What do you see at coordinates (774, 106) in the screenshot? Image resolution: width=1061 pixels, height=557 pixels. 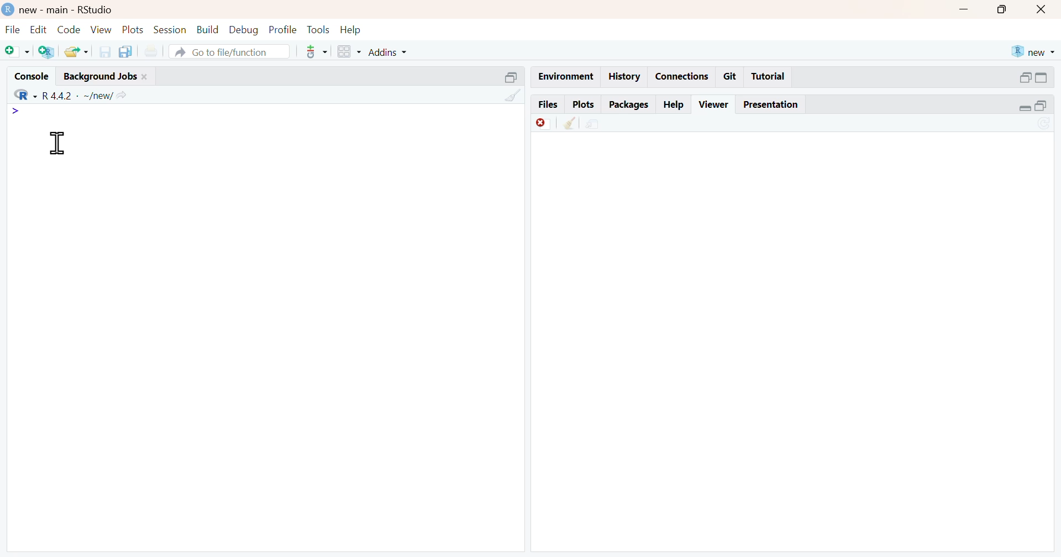 I see `presentation` at bounding box center [774, 106].